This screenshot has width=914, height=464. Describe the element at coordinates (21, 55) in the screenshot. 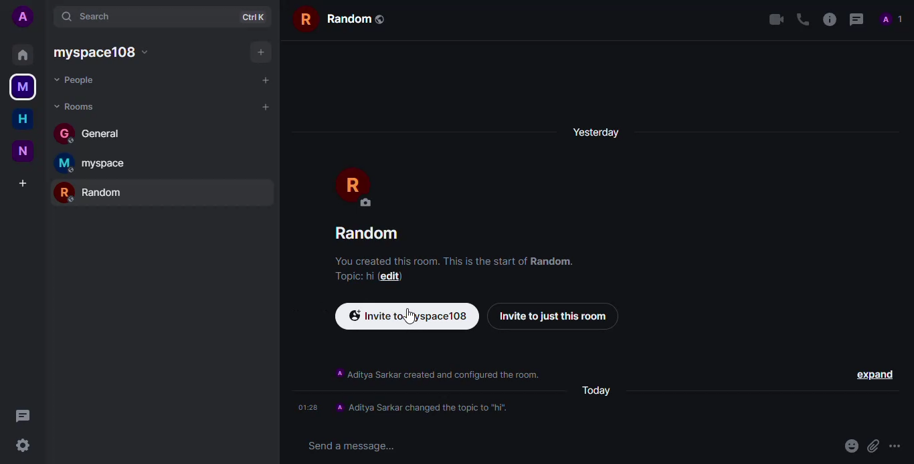

I see `home` at that location.